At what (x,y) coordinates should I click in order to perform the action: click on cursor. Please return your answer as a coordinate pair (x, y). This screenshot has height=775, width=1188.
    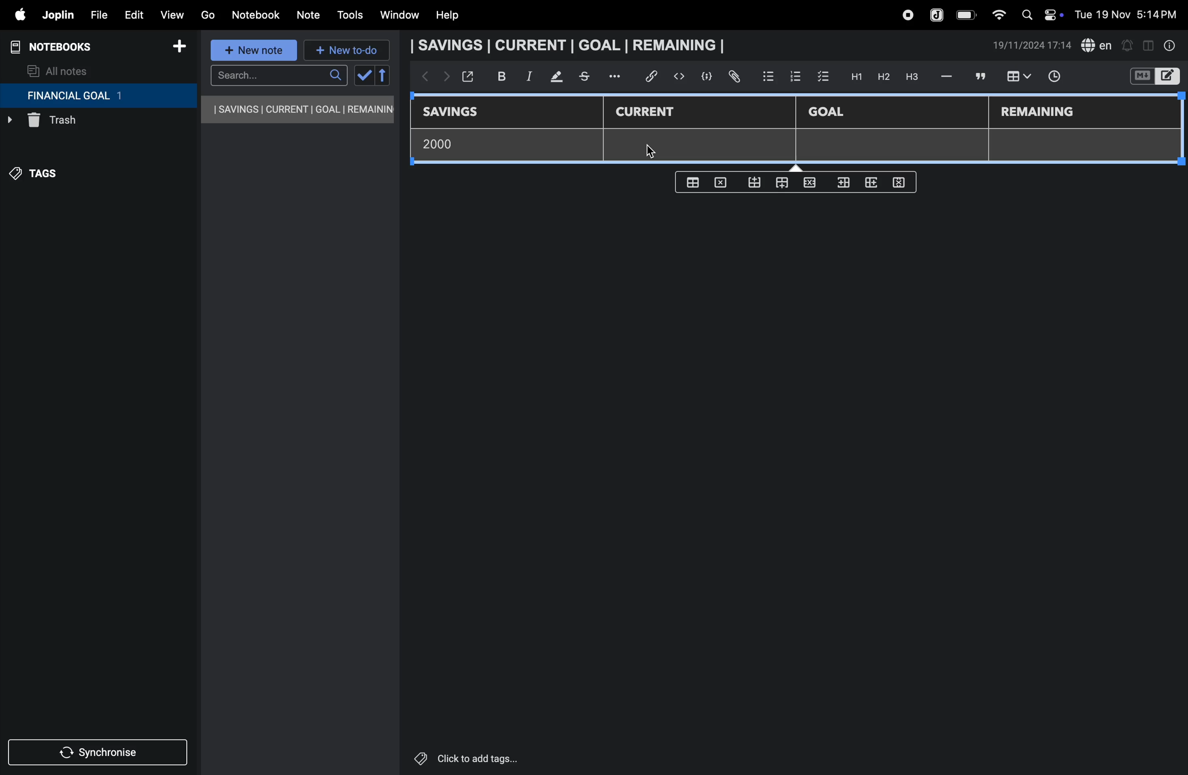
    Looking at the image, I should click on (647, 152).